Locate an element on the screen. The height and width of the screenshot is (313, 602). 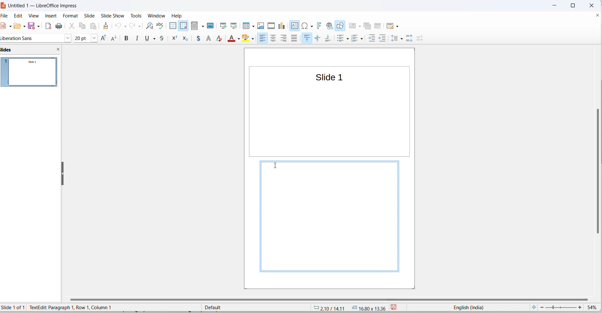
file is located at coordinates (6, 17).